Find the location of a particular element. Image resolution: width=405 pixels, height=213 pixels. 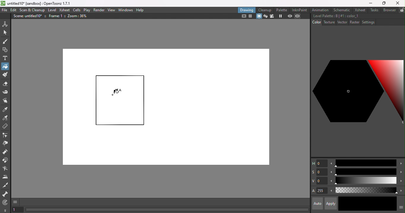

Sub-camera view is located at coordinates (298, 16).